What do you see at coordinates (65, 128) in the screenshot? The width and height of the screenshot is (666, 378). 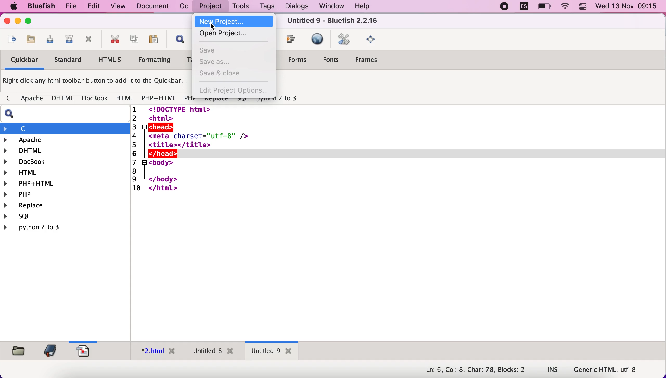 I see `c` at bounding box center [65, 128].